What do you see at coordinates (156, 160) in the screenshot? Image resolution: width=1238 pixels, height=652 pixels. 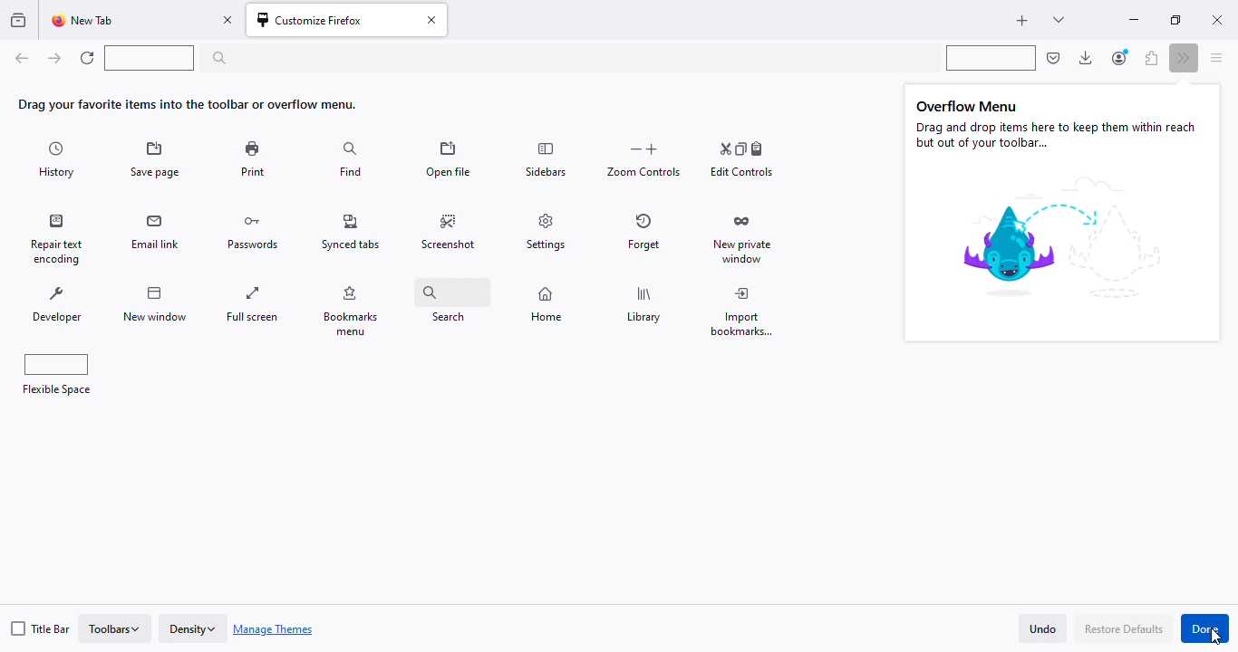 I see `save page` at bounding box center [156, 160].